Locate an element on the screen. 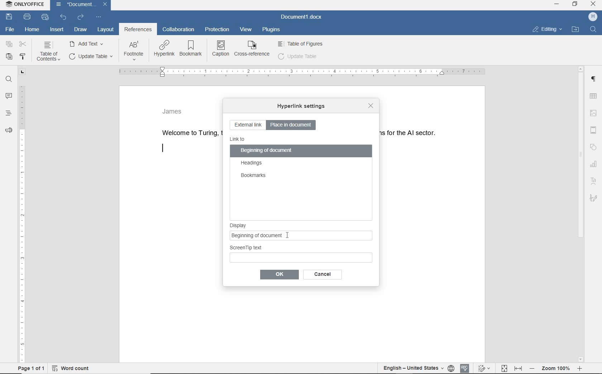  image is located at coordinates (594, 112).